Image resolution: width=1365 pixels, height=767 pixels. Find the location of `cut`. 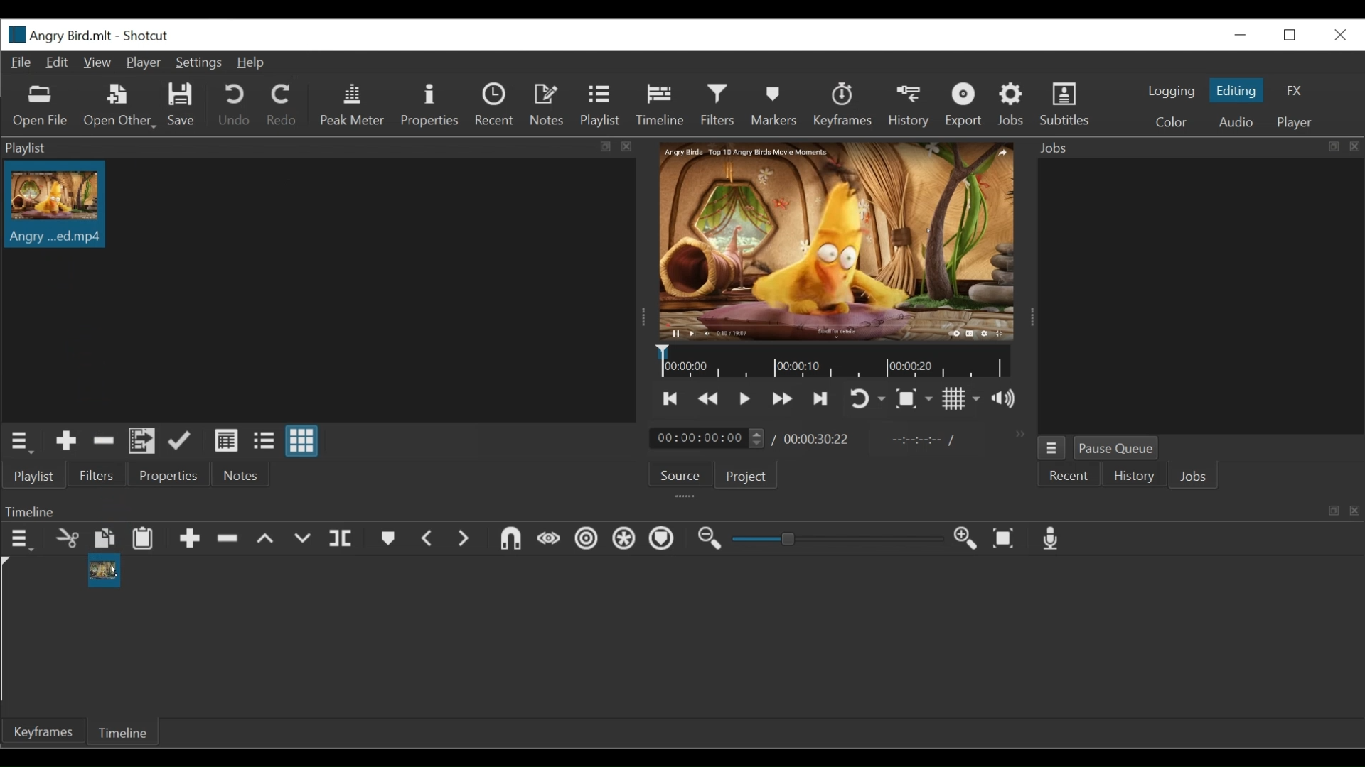

cut is located at coordinates (65, 538).